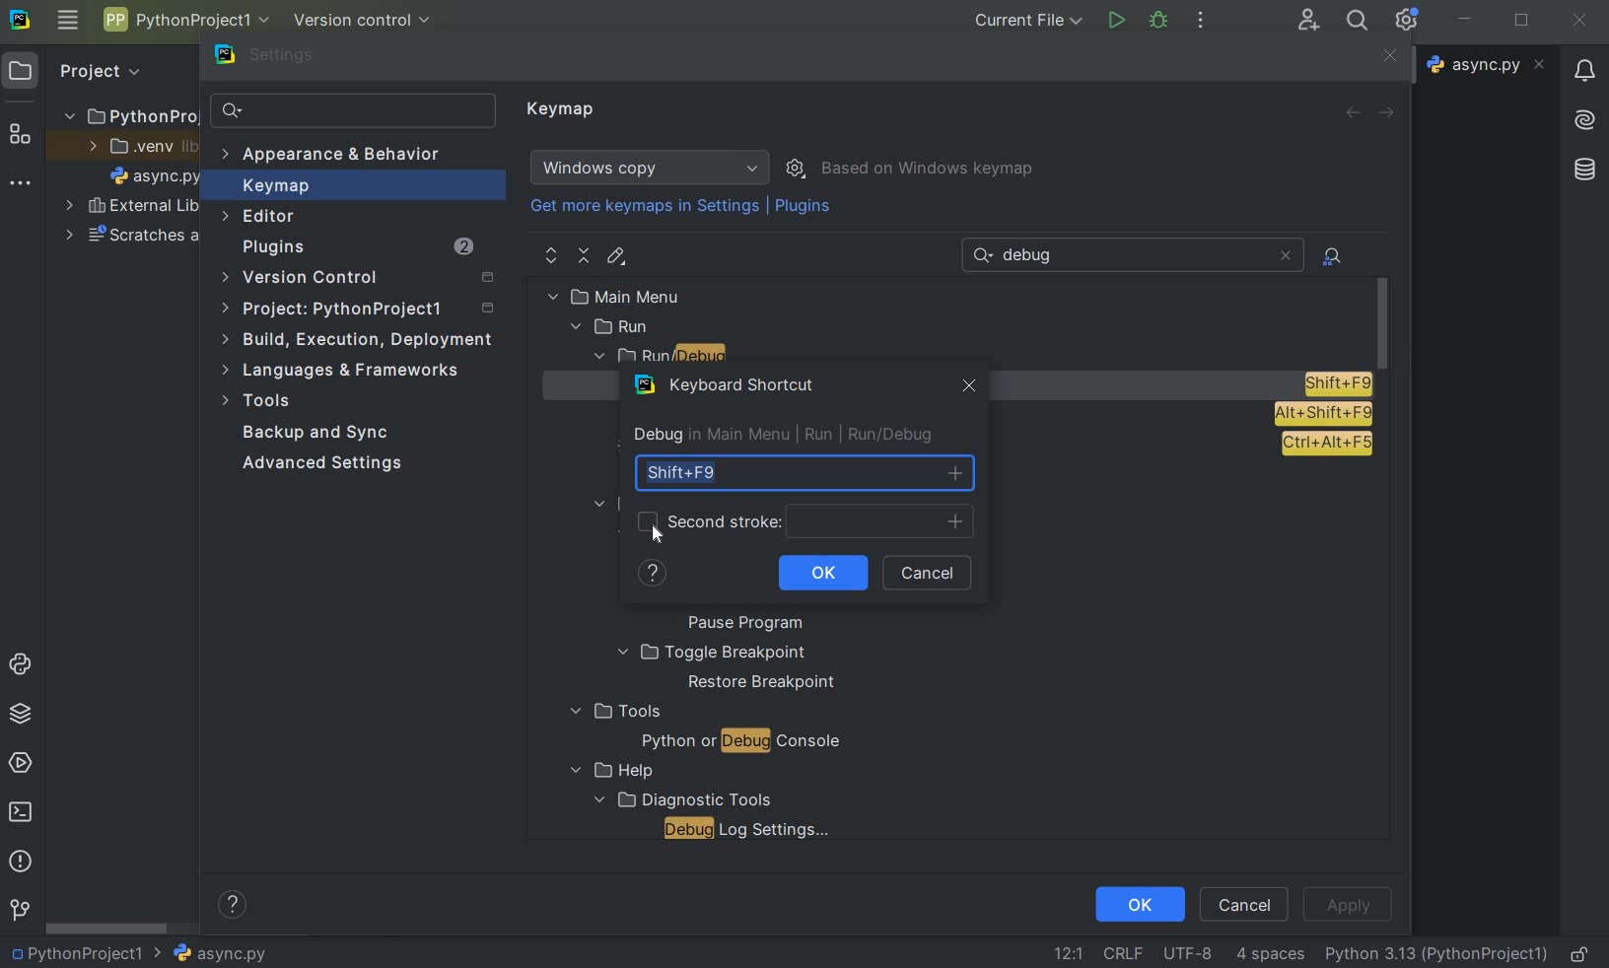 The image size is (1609, 968). Describe the element at coordinates (707, 436) in the screenshot. I see `debug inmain menu` at that location.